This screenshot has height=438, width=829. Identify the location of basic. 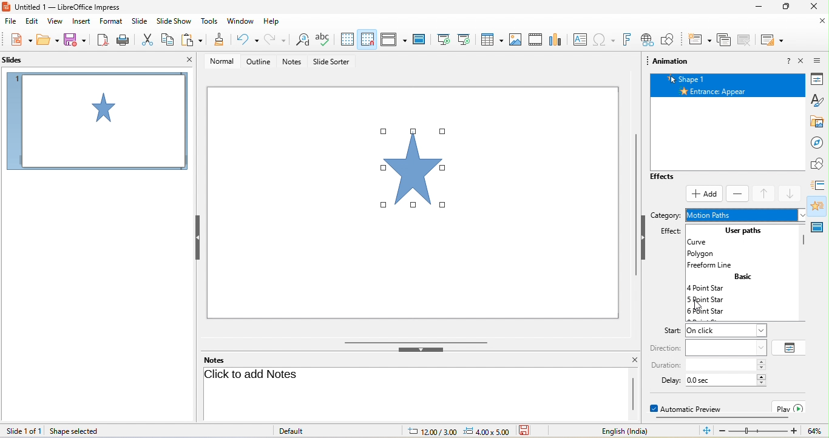
(742, 277).